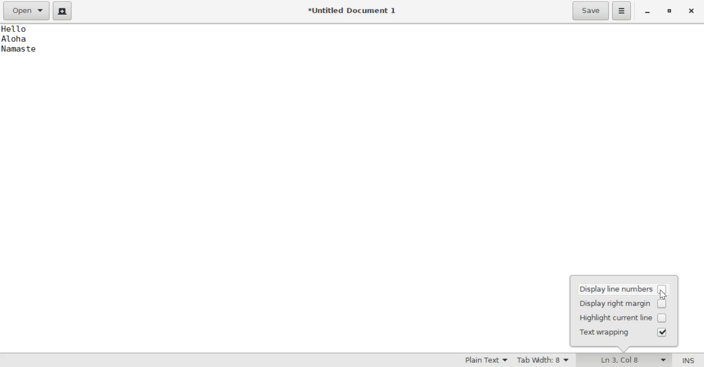 This screenshot has width=704, height=367. Describe the element at coordinates (625, 318) in the screenshot. I see `highlight current line` at that location.